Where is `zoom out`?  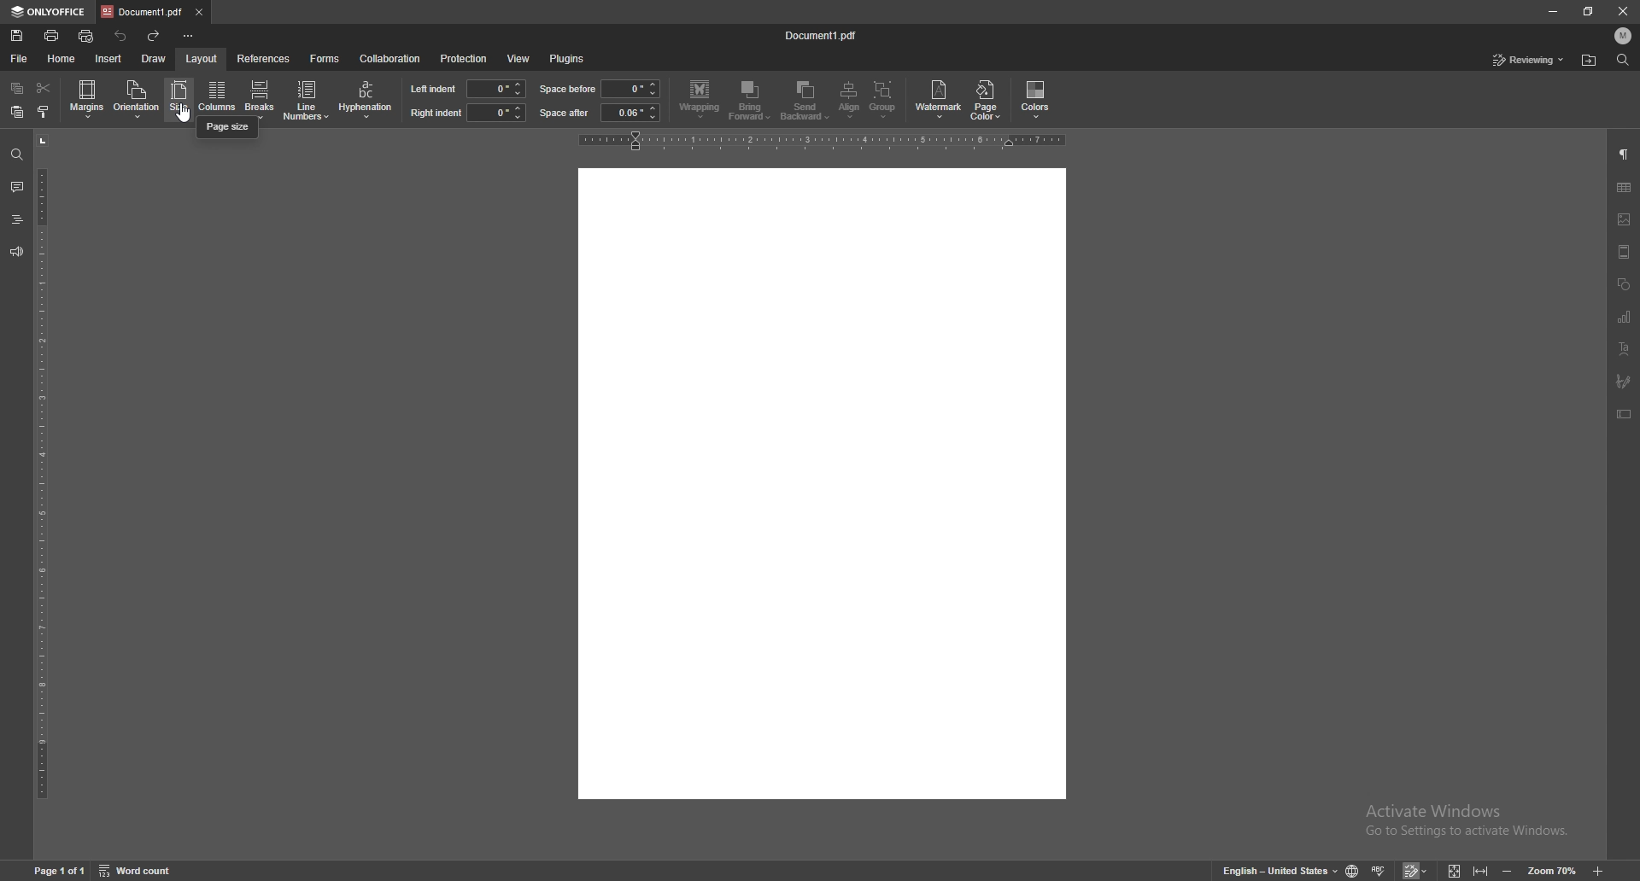
zoom out is located at coordinates (1508, 871).